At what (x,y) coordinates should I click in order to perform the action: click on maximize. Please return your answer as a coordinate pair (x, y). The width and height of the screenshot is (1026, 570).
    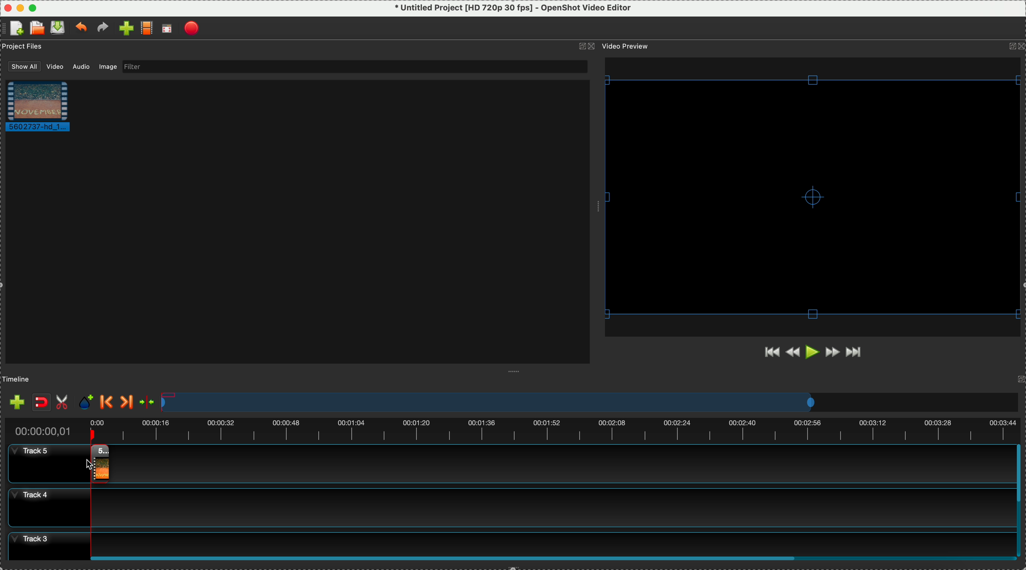
    Looking at the image, I should click on (32, 7).